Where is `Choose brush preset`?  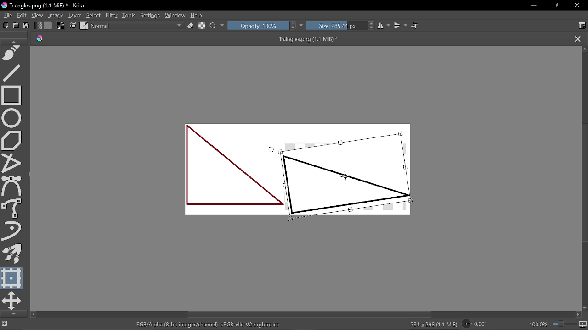
Choose brush preset is located at coordinates (84, 25).